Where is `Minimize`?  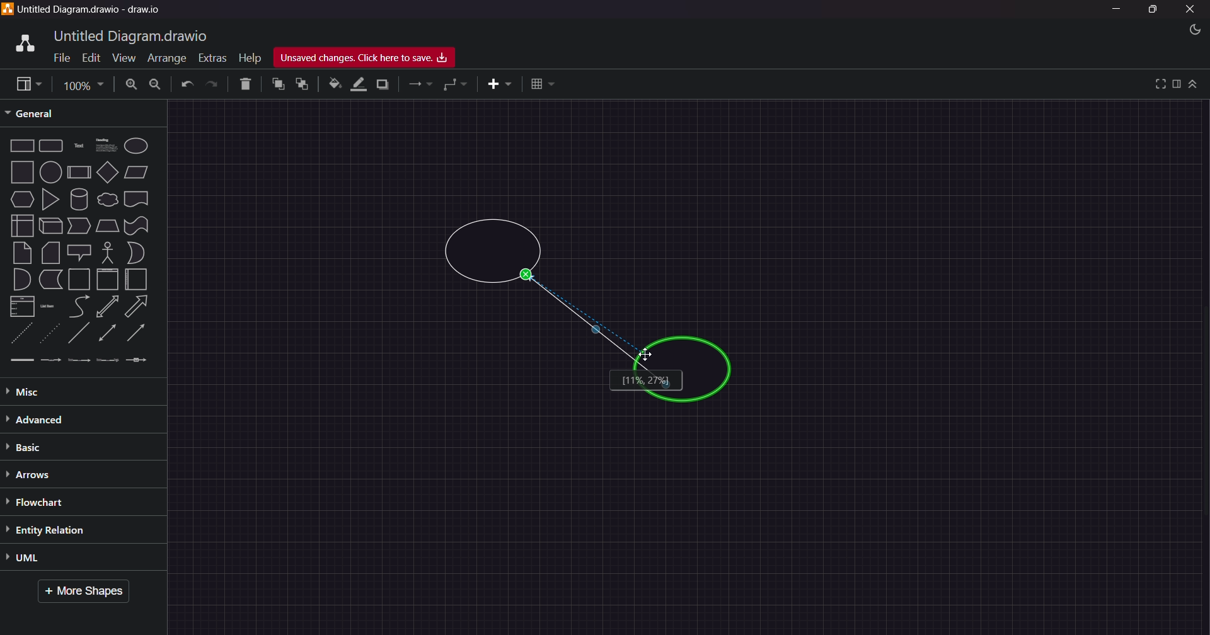
Minimize is located at coordinates (1120, 10).